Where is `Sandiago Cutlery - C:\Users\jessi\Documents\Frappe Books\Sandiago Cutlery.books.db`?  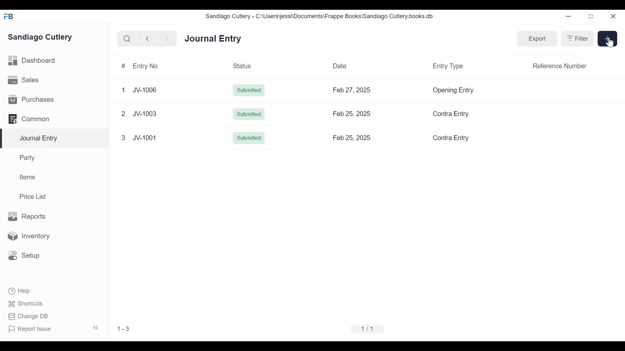 Sandiago Cutlery - C:\Users\jessi\Documents\Frappe Books\Sandiago Cutlery.books.db is located at coordinates (321, 16).